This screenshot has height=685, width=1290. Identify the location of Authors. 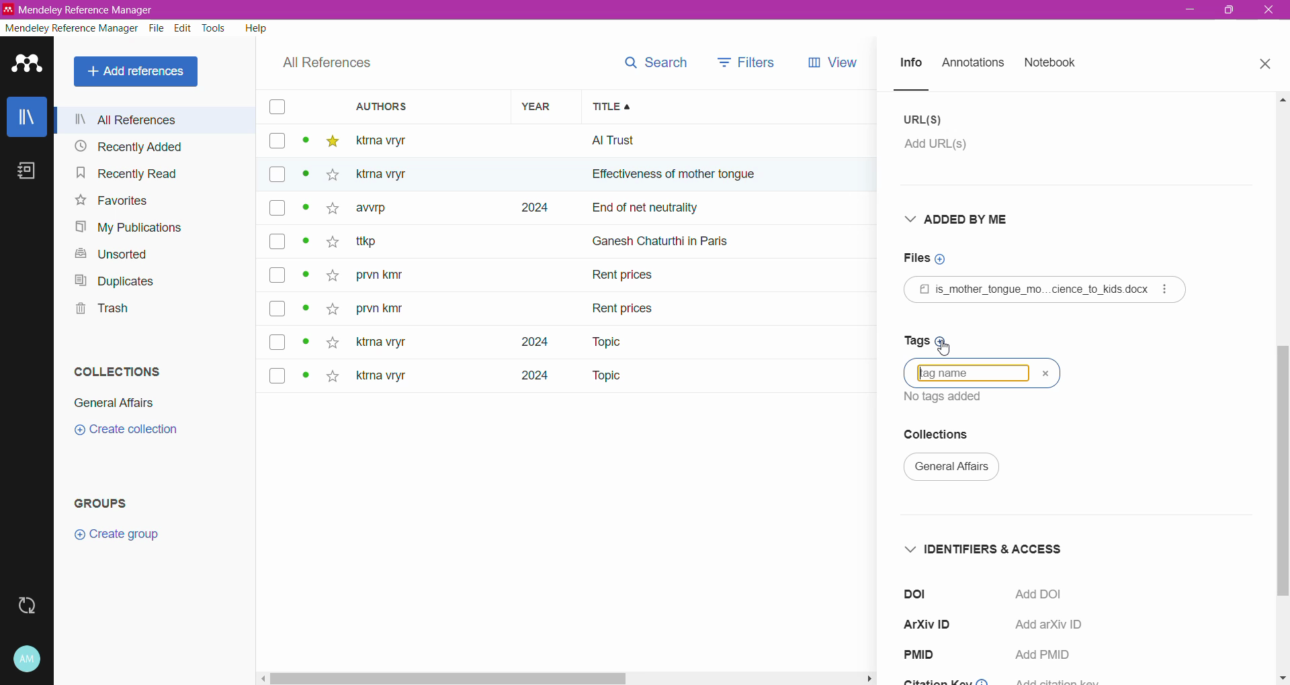
(415, 106).